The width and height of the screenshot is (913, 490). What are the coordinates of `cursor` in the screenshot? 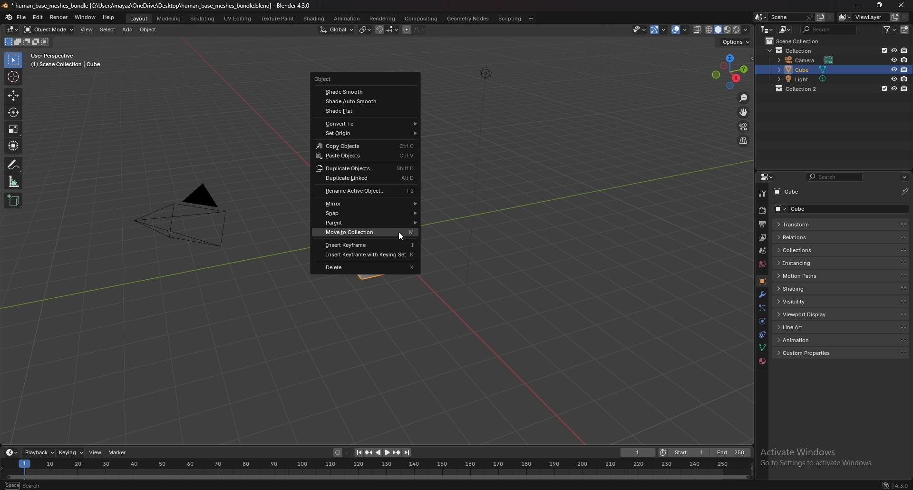 It's located at (13, 77).